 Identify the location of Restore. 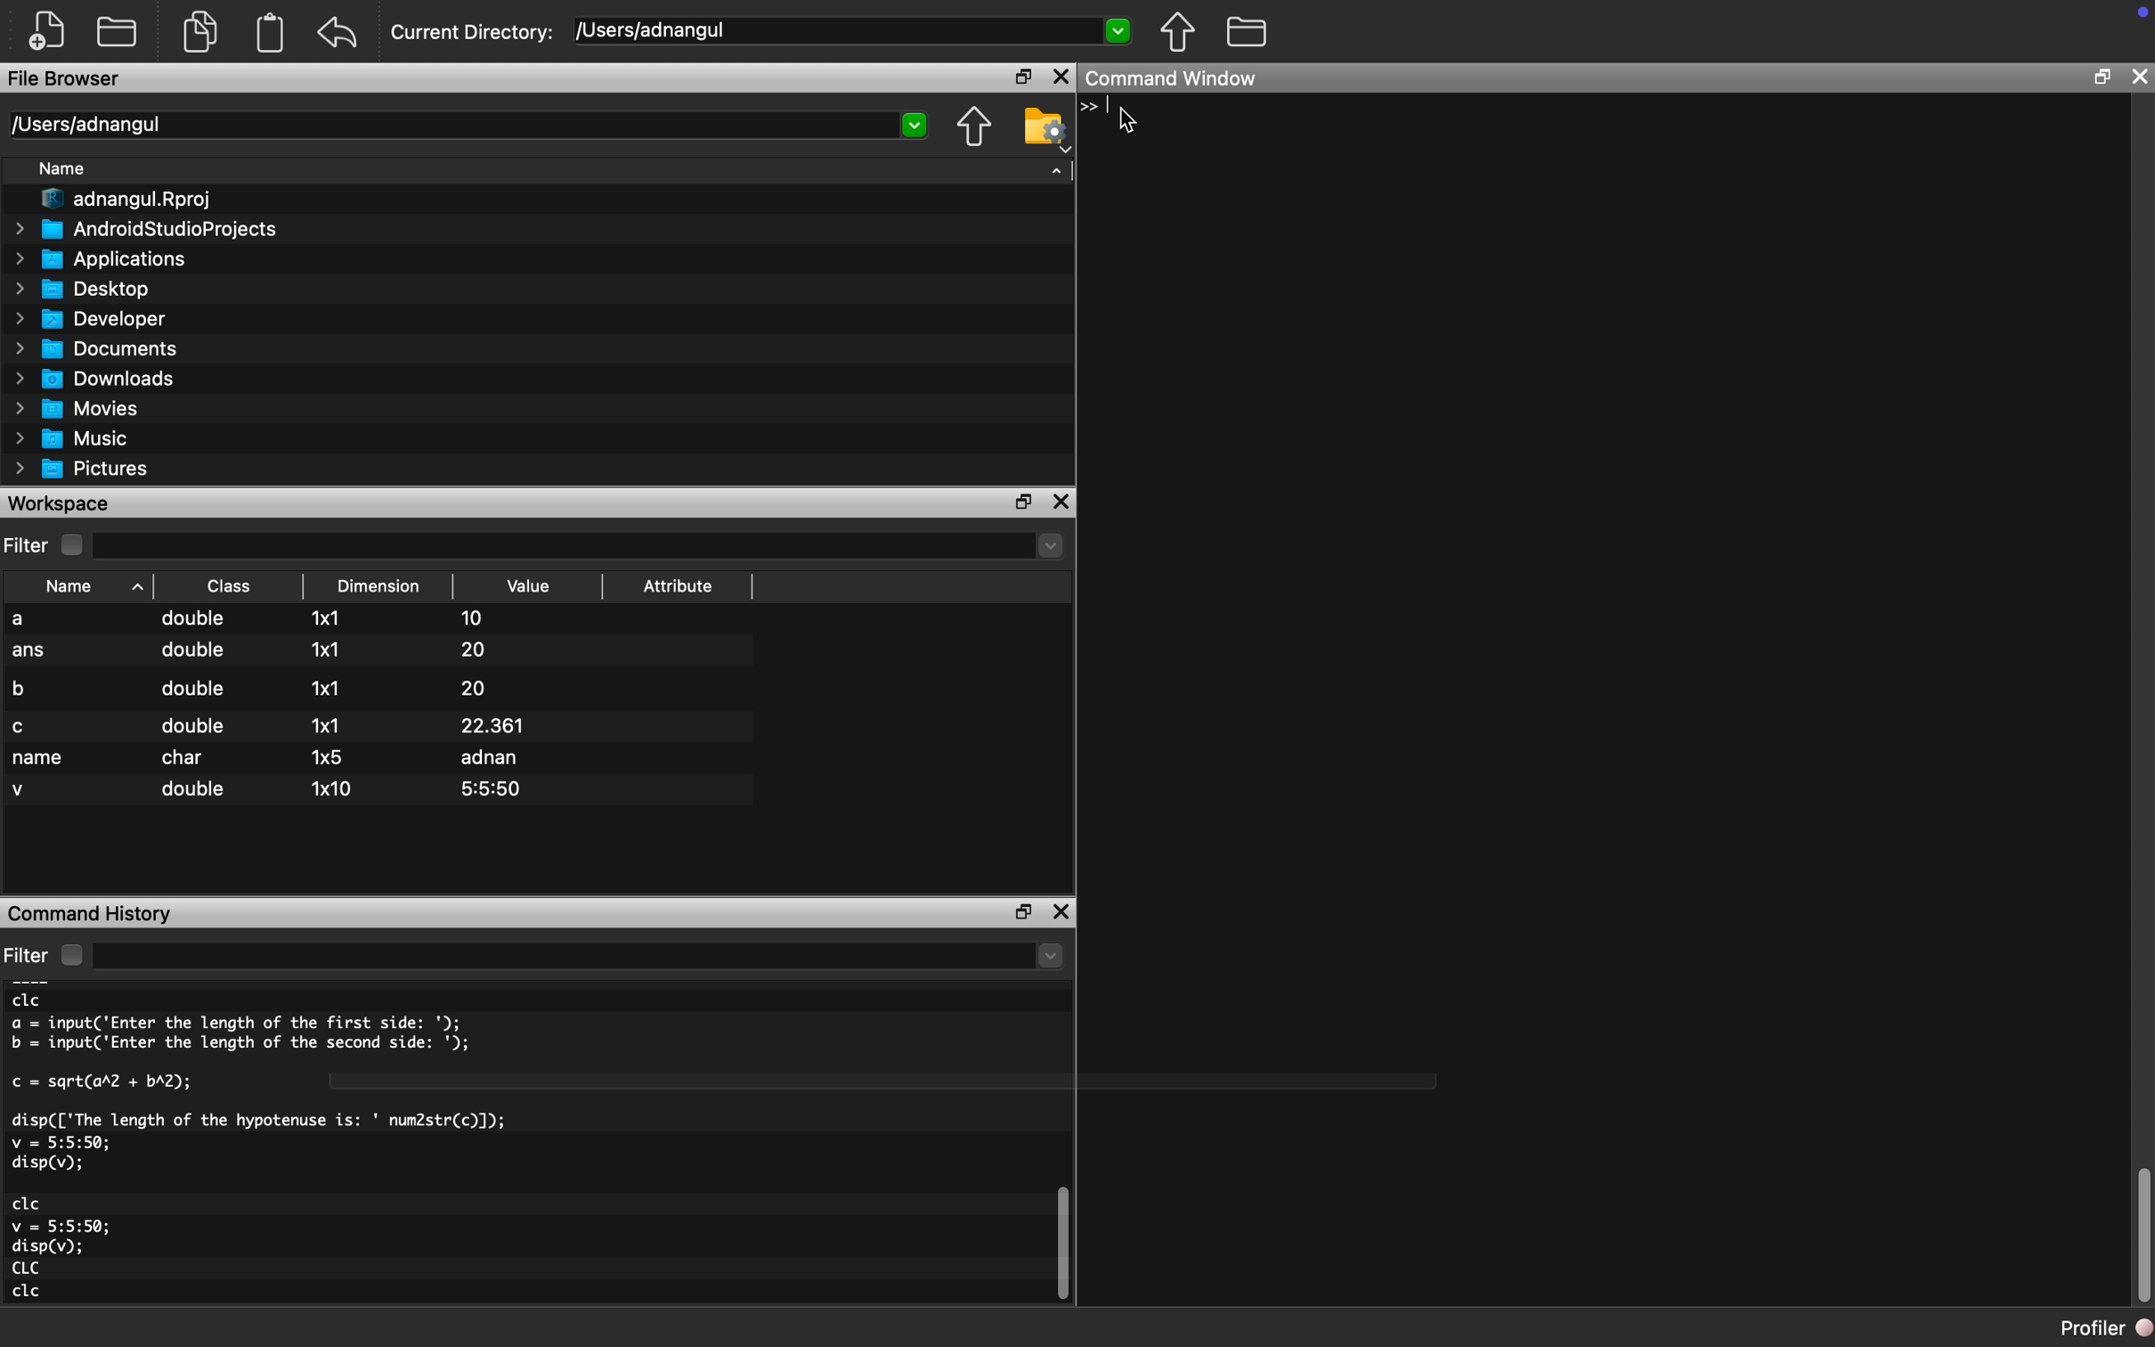
(2102, 77).